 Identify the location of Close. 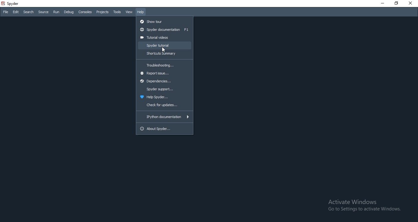
(412, 4).